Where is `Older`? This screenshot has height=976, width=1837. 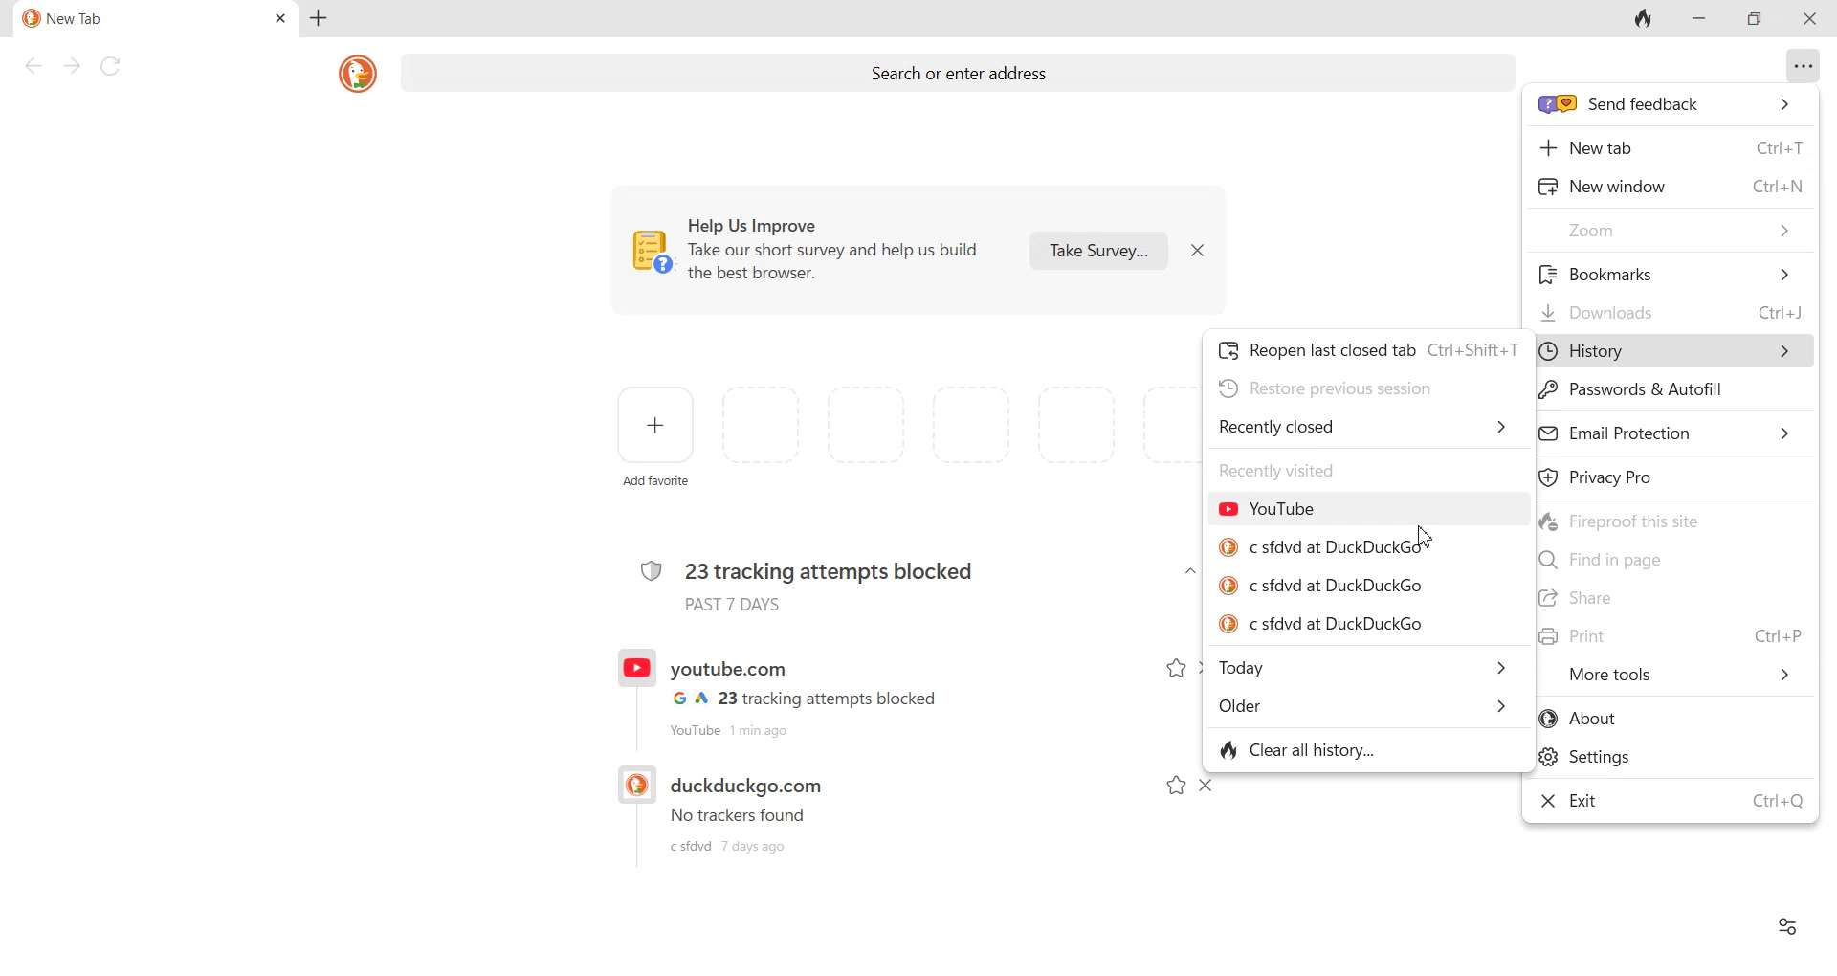
Older is located at coordinates (1364, 704).